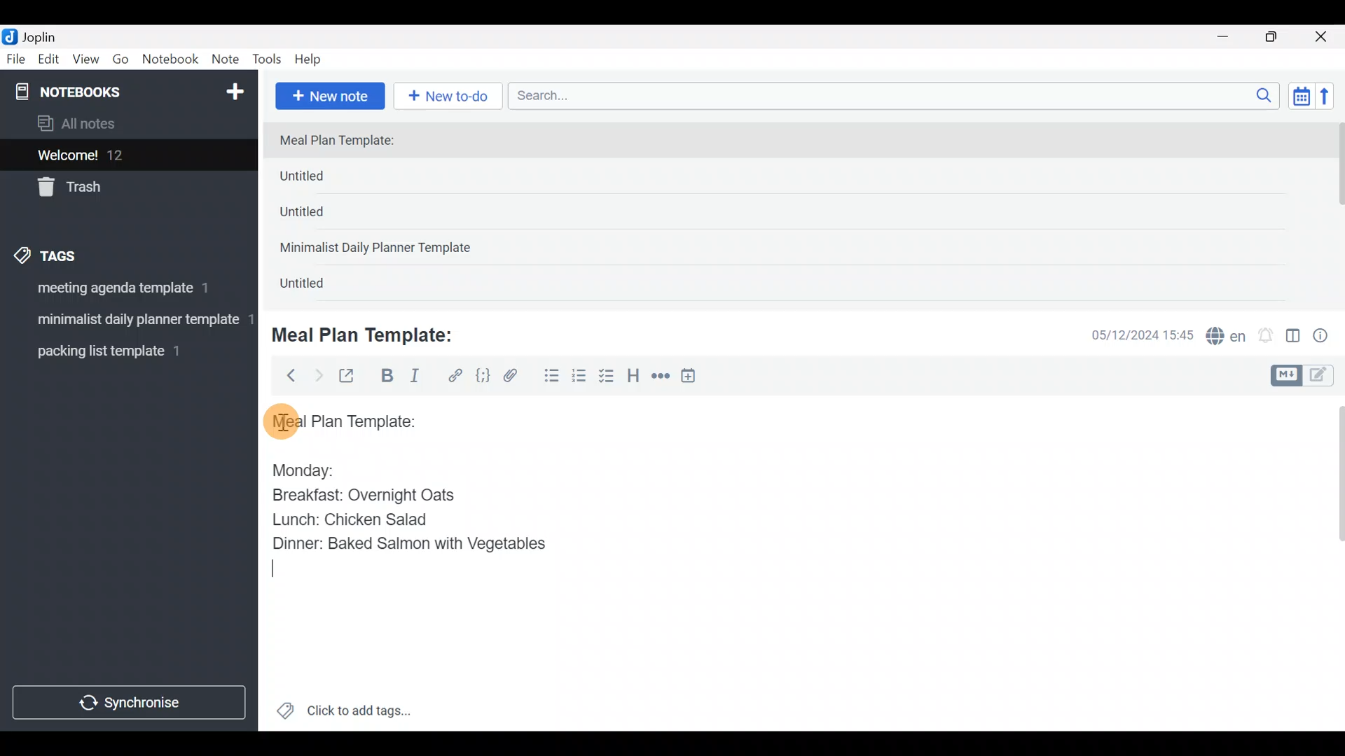 This screenshot has width=1345, height=756. I want to click on Trash, so click(120, 188).